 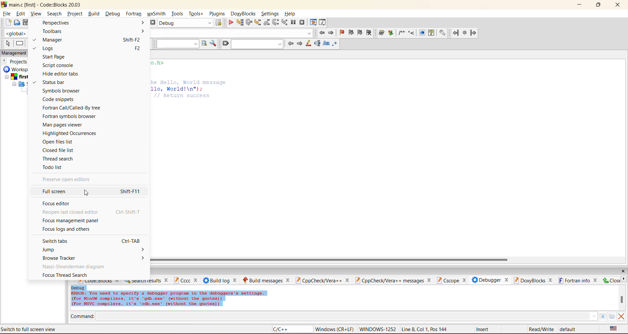 I want to click on tools, so click(x=177, y=13).